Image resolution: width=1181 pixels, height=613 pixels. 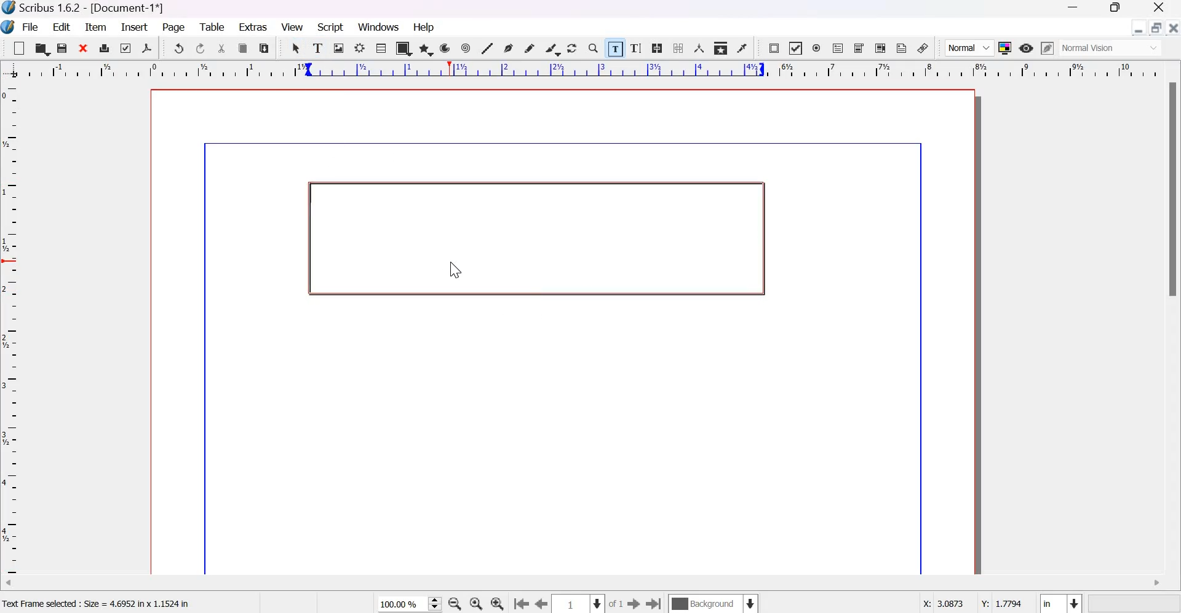 I want to click on Scroll right, so click(x=1156, y=584).